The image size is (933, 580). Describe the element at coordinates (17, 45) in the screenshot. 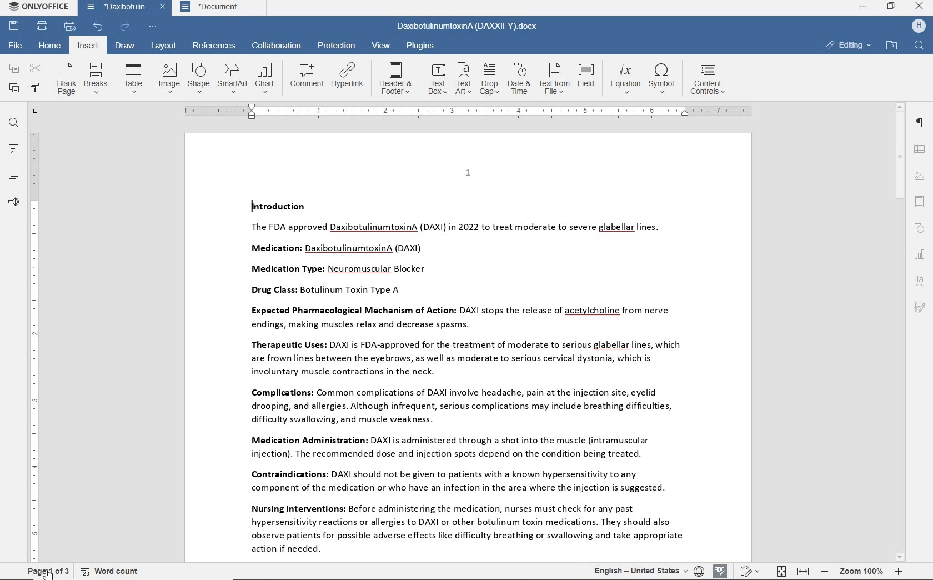

I see `file` at that location.